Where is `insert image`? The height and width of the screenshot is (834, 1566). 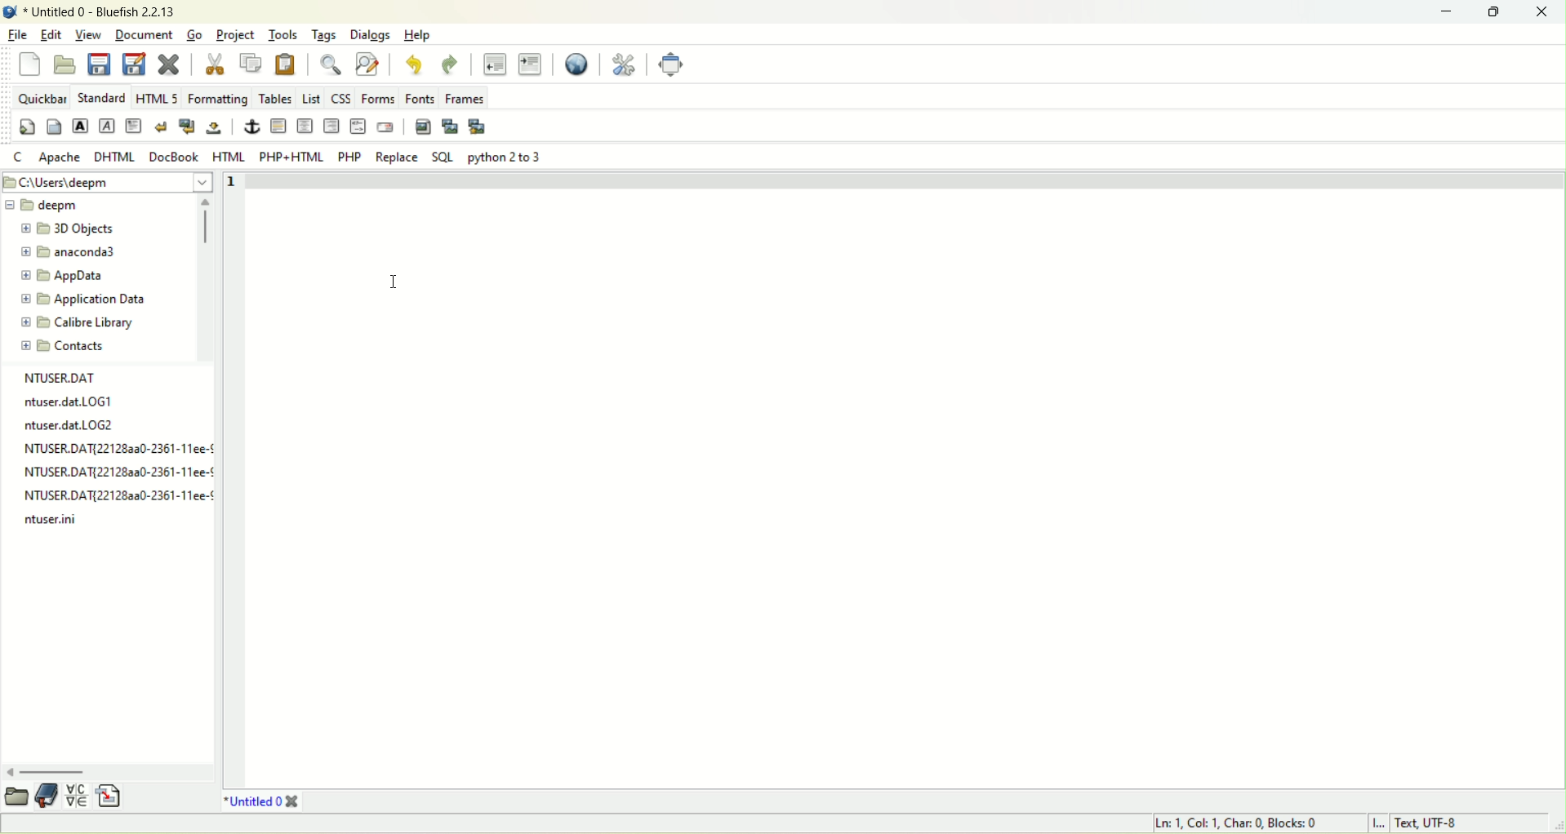 insert image is located at coordinates (422, 127).